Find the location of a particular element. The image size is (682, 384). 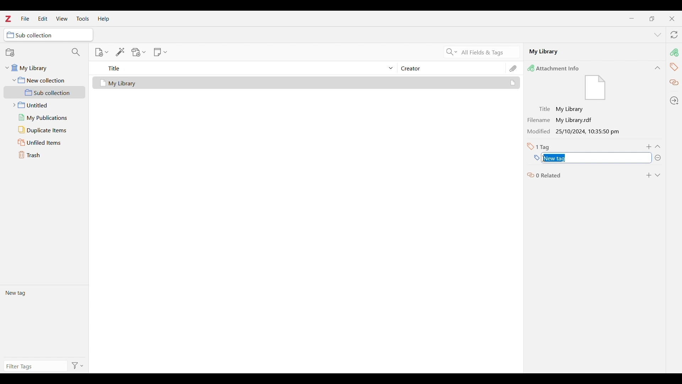

Close interface is located at coordinates (672, 18).